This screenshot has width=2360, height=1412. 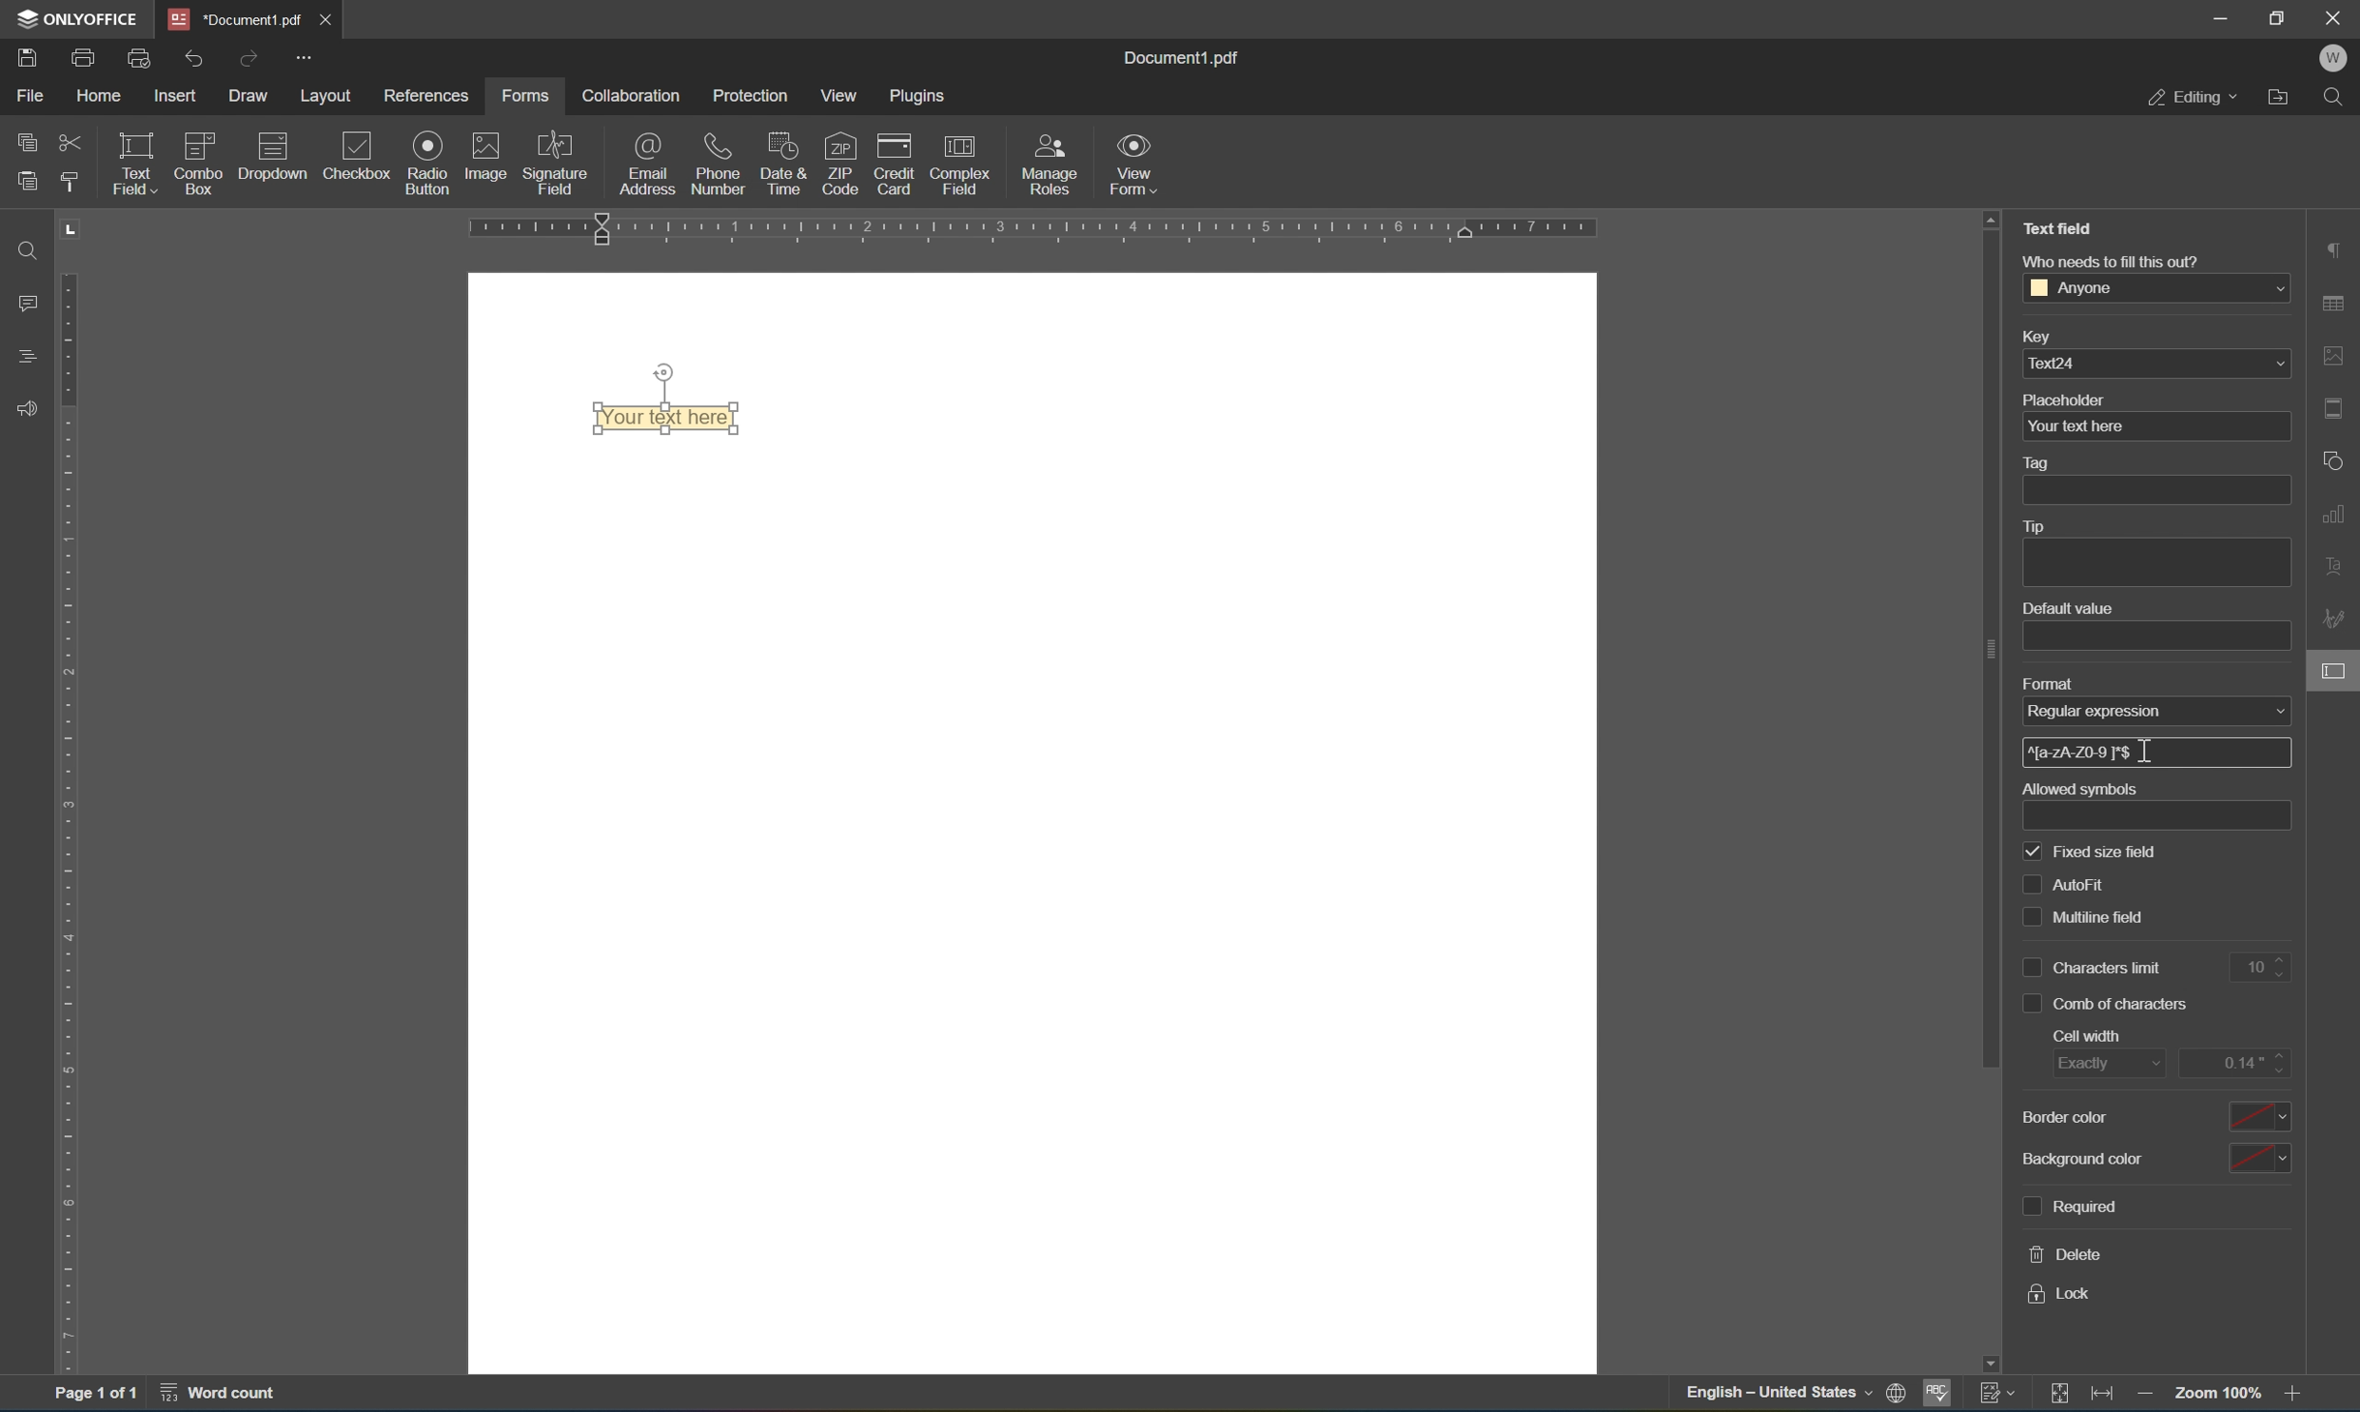 I want to click on scroll down, so click(x=1989, y=1363).